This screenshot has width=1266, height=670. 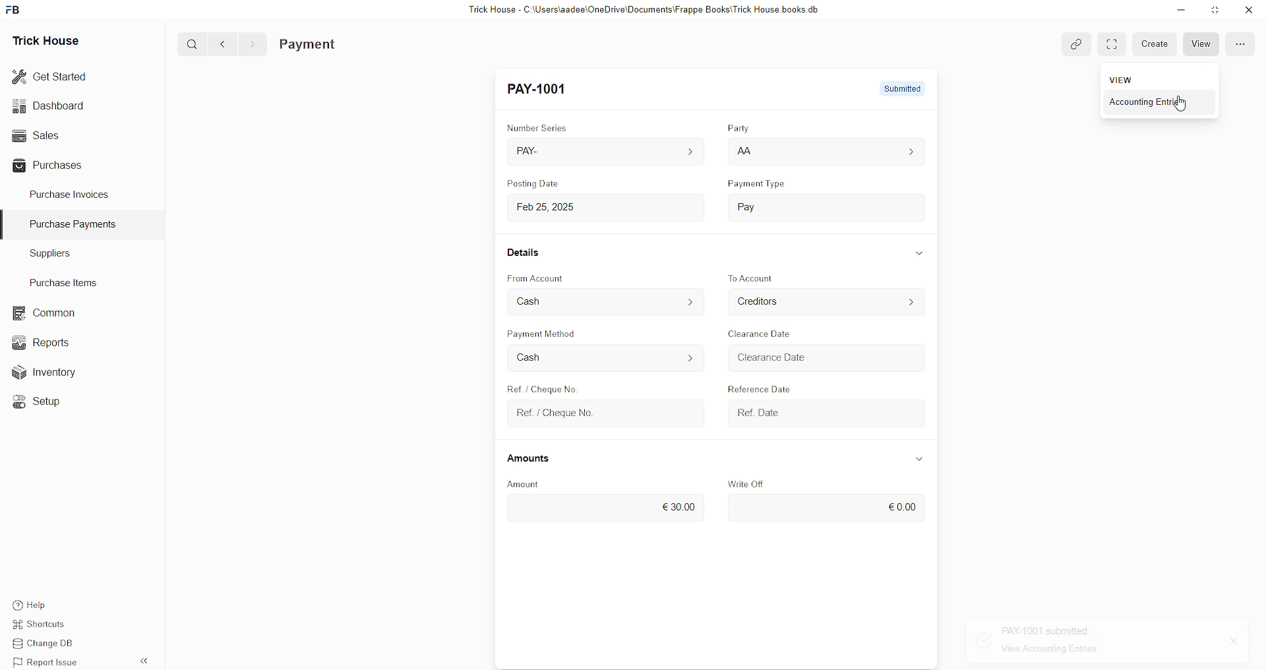 I want to click on Write Off, so click(x=758, y=482).